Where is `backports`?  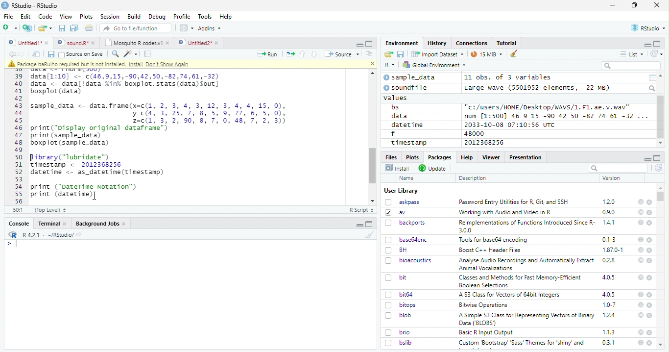
backports is located at coordinates (406, 223).